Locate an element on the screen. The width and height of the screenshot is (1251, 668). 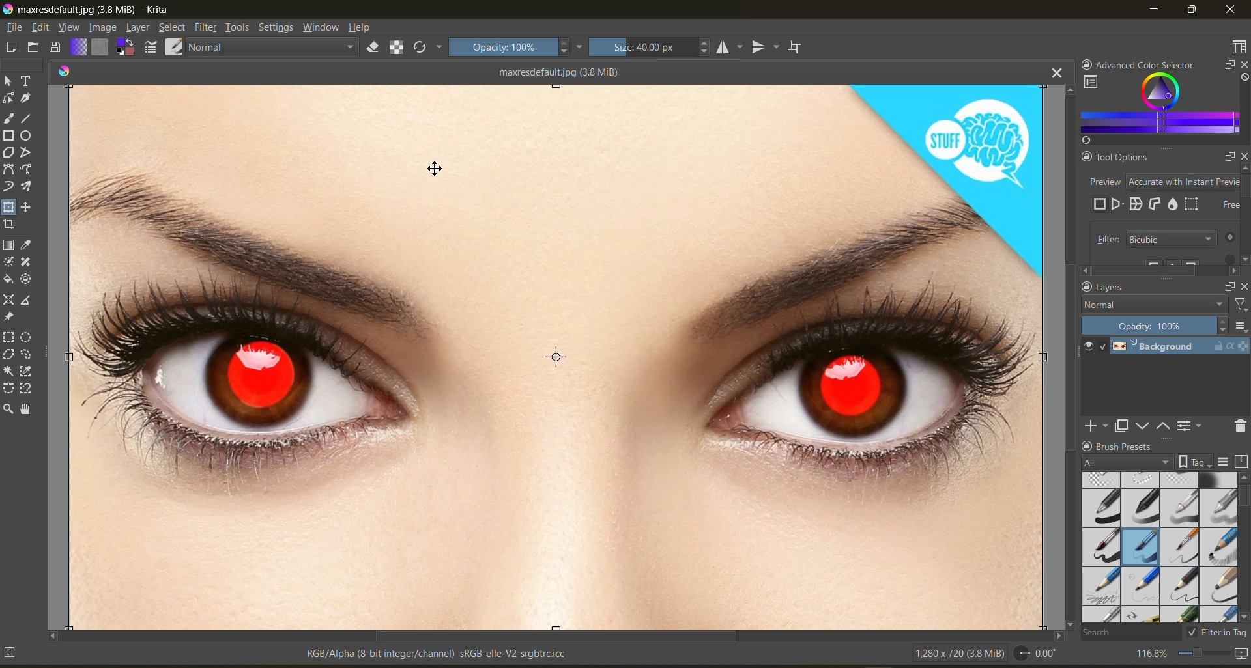
lock docker is located at coordinates (1087, 446).